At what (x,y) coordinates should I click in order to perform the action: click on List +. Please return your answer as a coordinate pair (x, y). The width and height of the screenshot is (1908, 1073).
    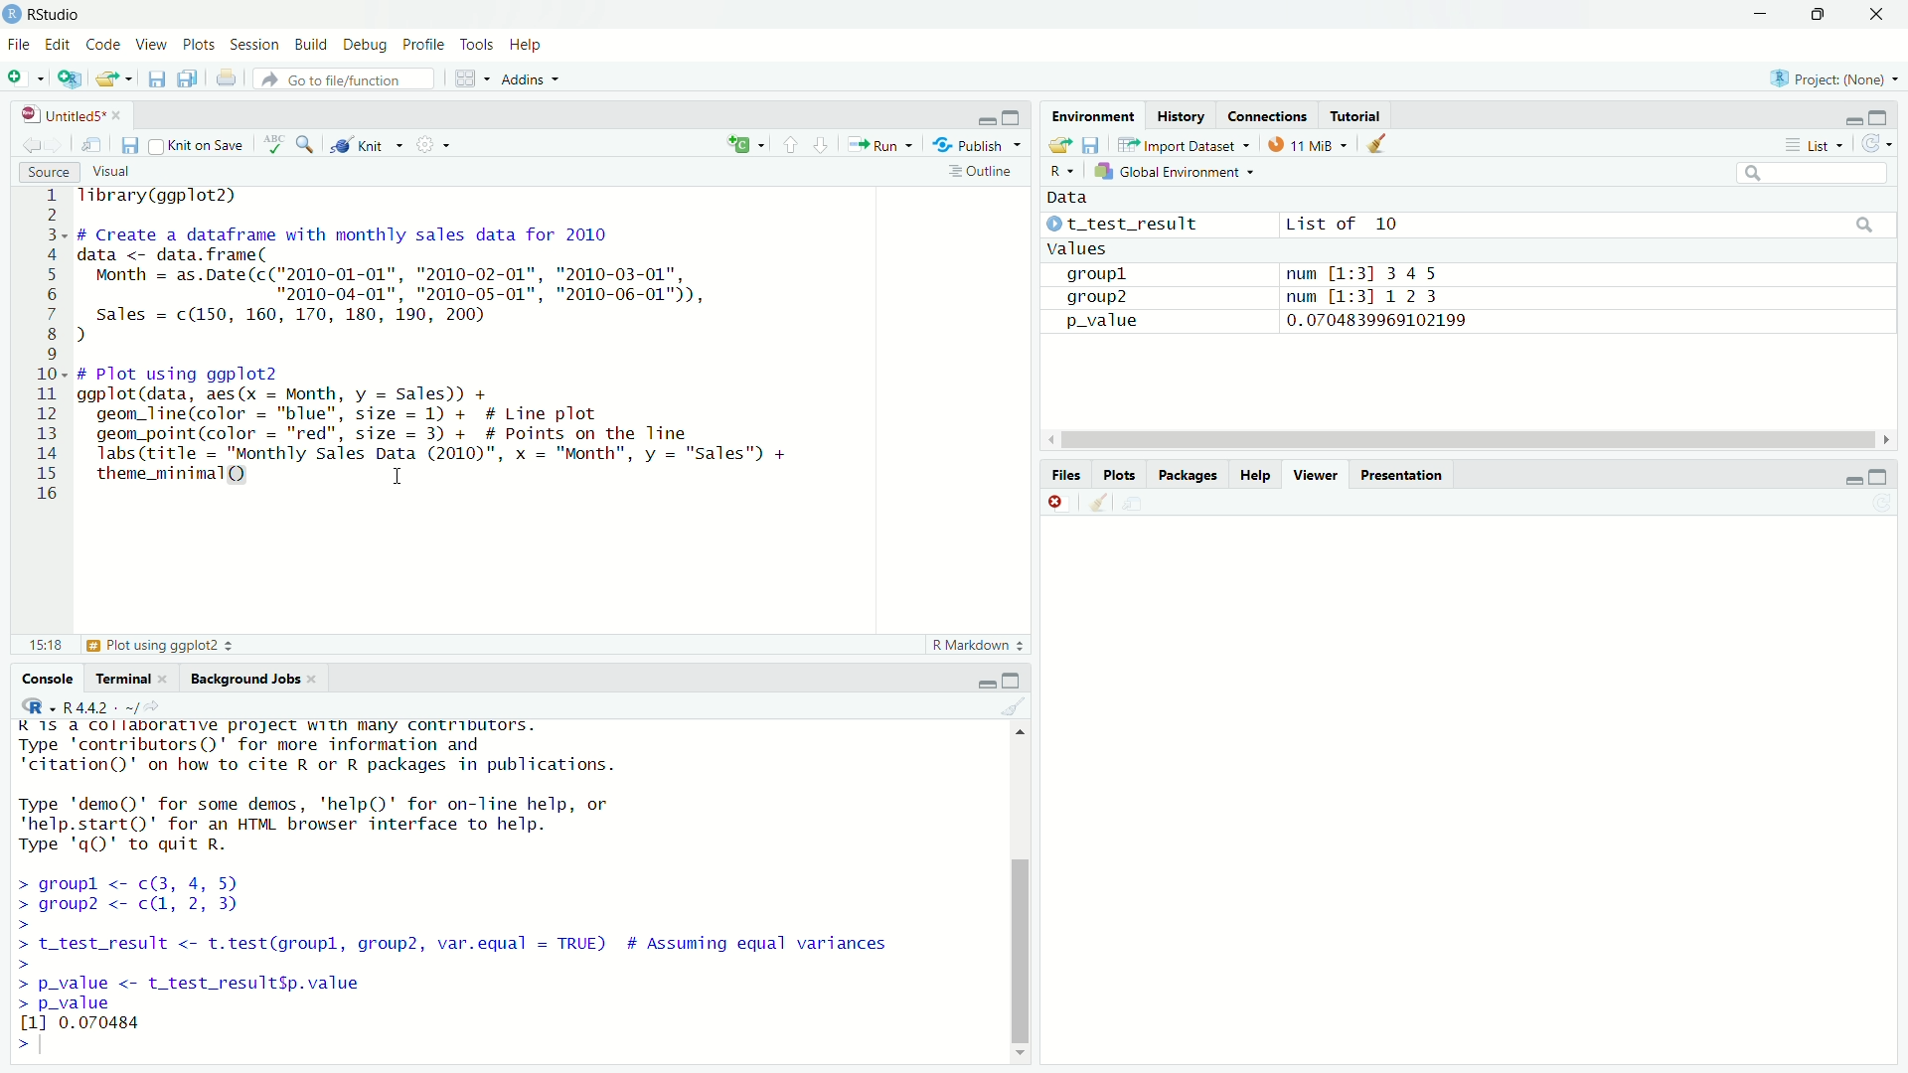
    Looking at the image, I should click on (1812, 144).